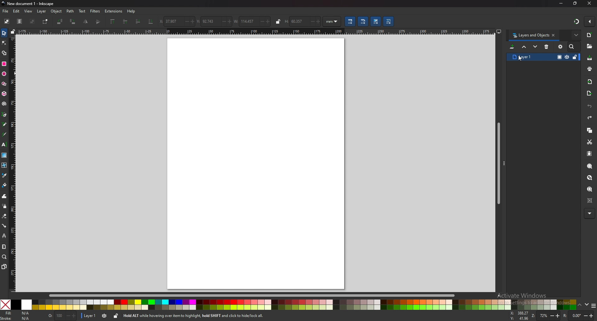 The image size is (597, 321). What do you see at coordinates (4, 206) in the screenshot?
I see `spray` at bounding box center [4, 206].